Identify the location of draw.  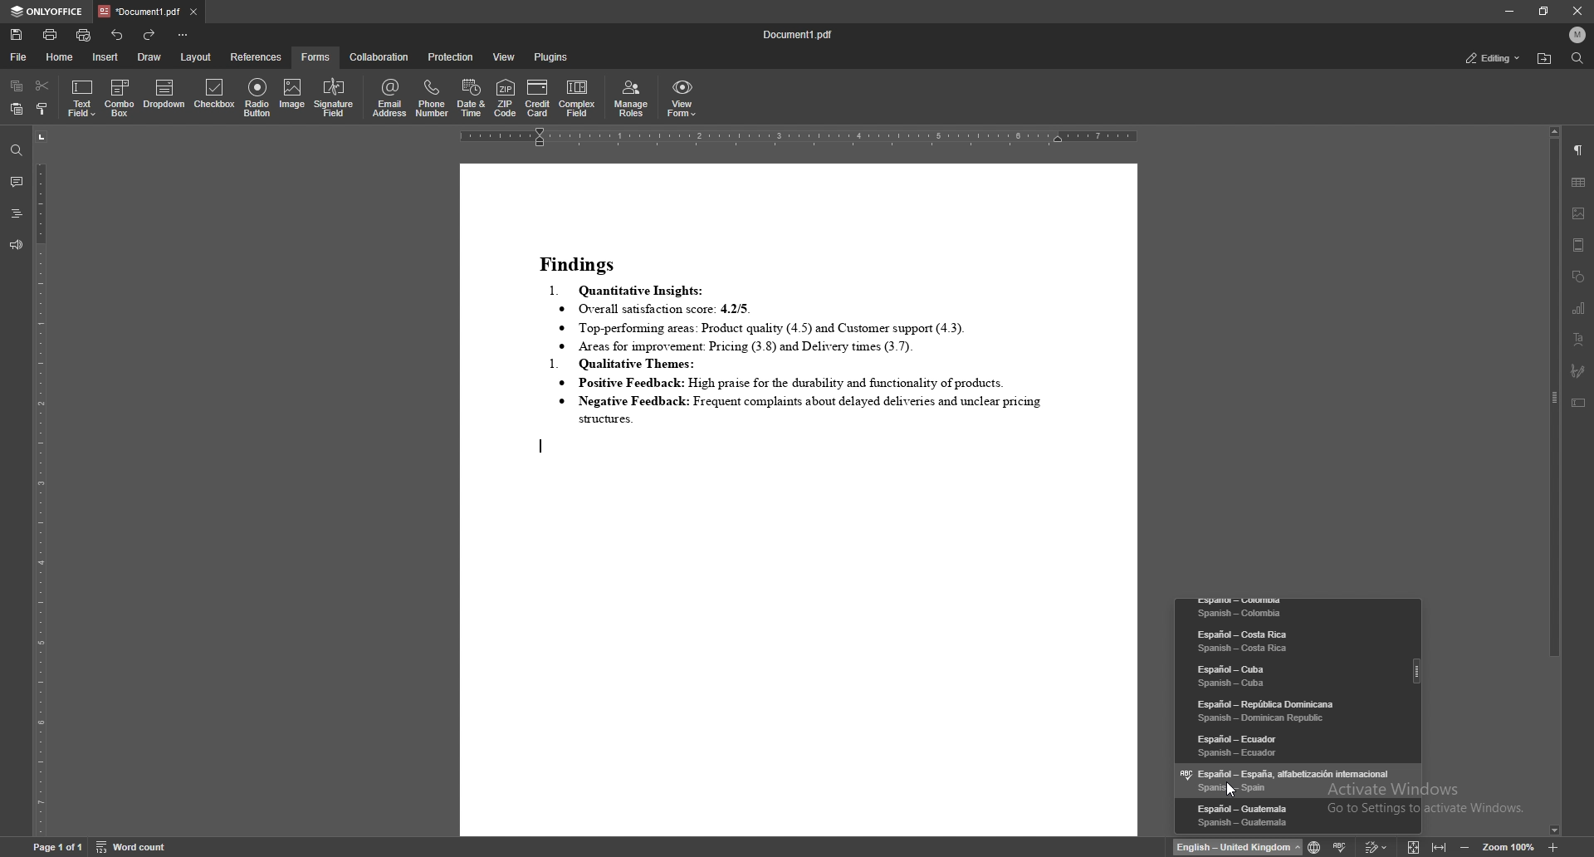
(149, 57).